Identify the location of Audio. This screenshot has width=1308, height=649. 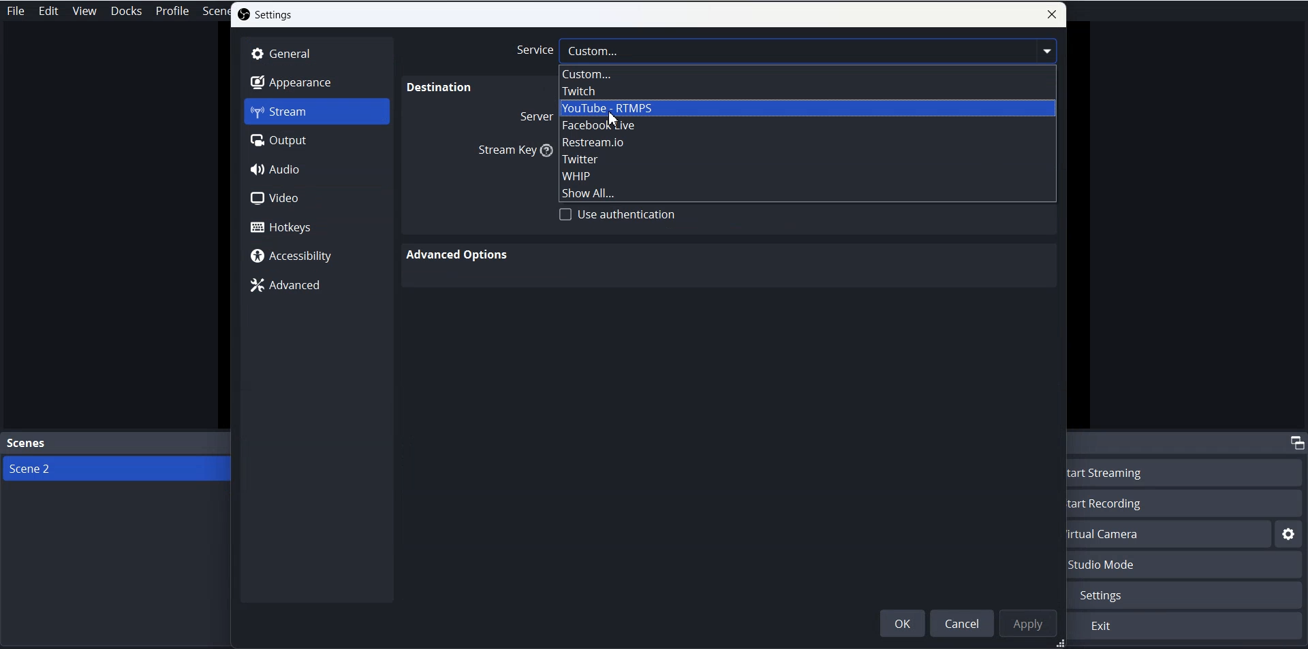
(315, 169).